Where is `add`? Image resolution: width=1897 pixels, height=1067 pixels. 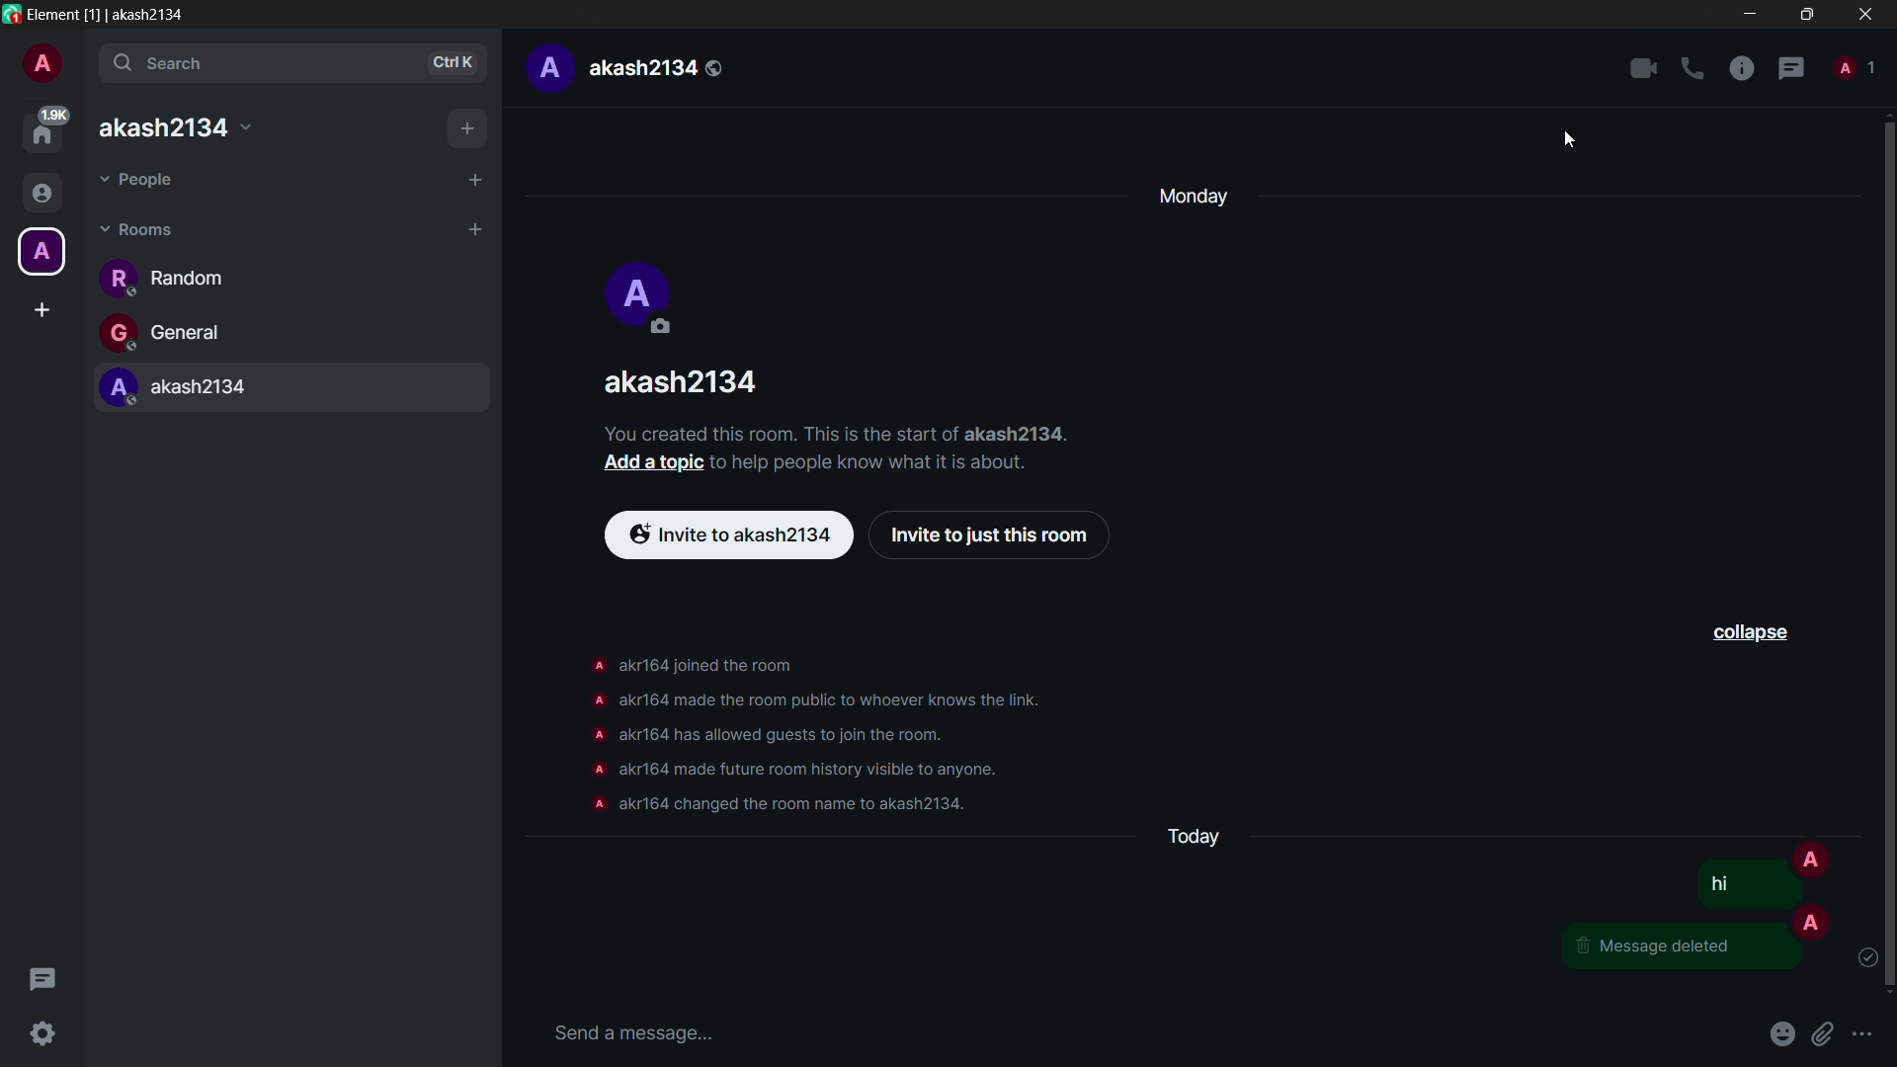
add is located at coordinates (468, 128).